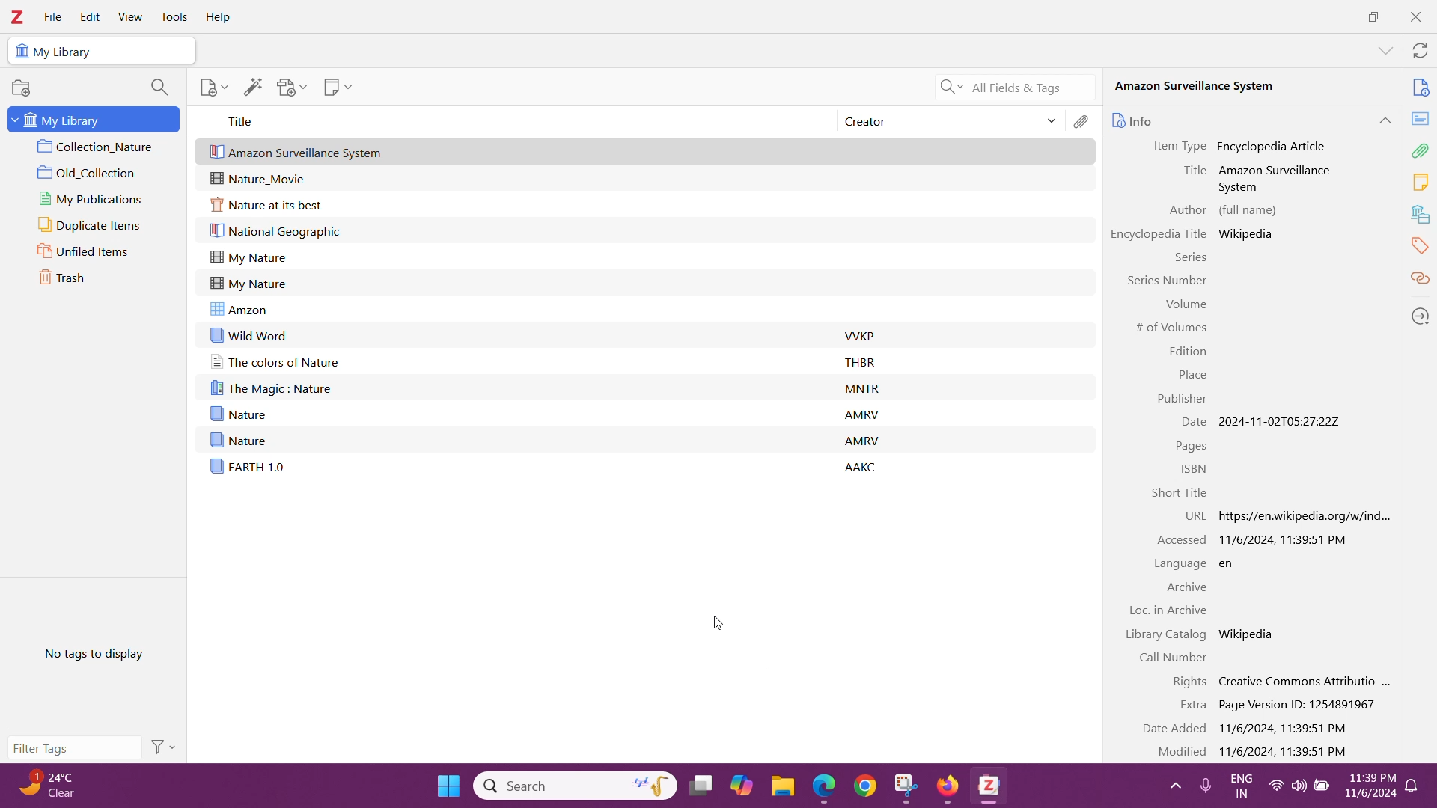 This screenshot has height=808, width=1437. I want to click on Time and date, so click(1370, 788).